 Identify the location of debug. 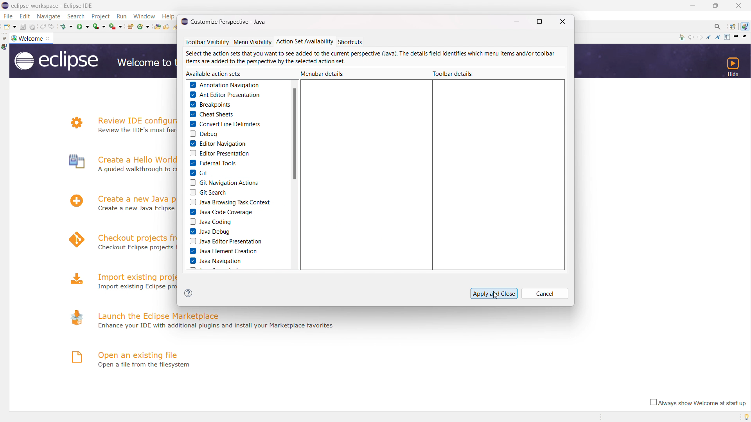
(203, 134).